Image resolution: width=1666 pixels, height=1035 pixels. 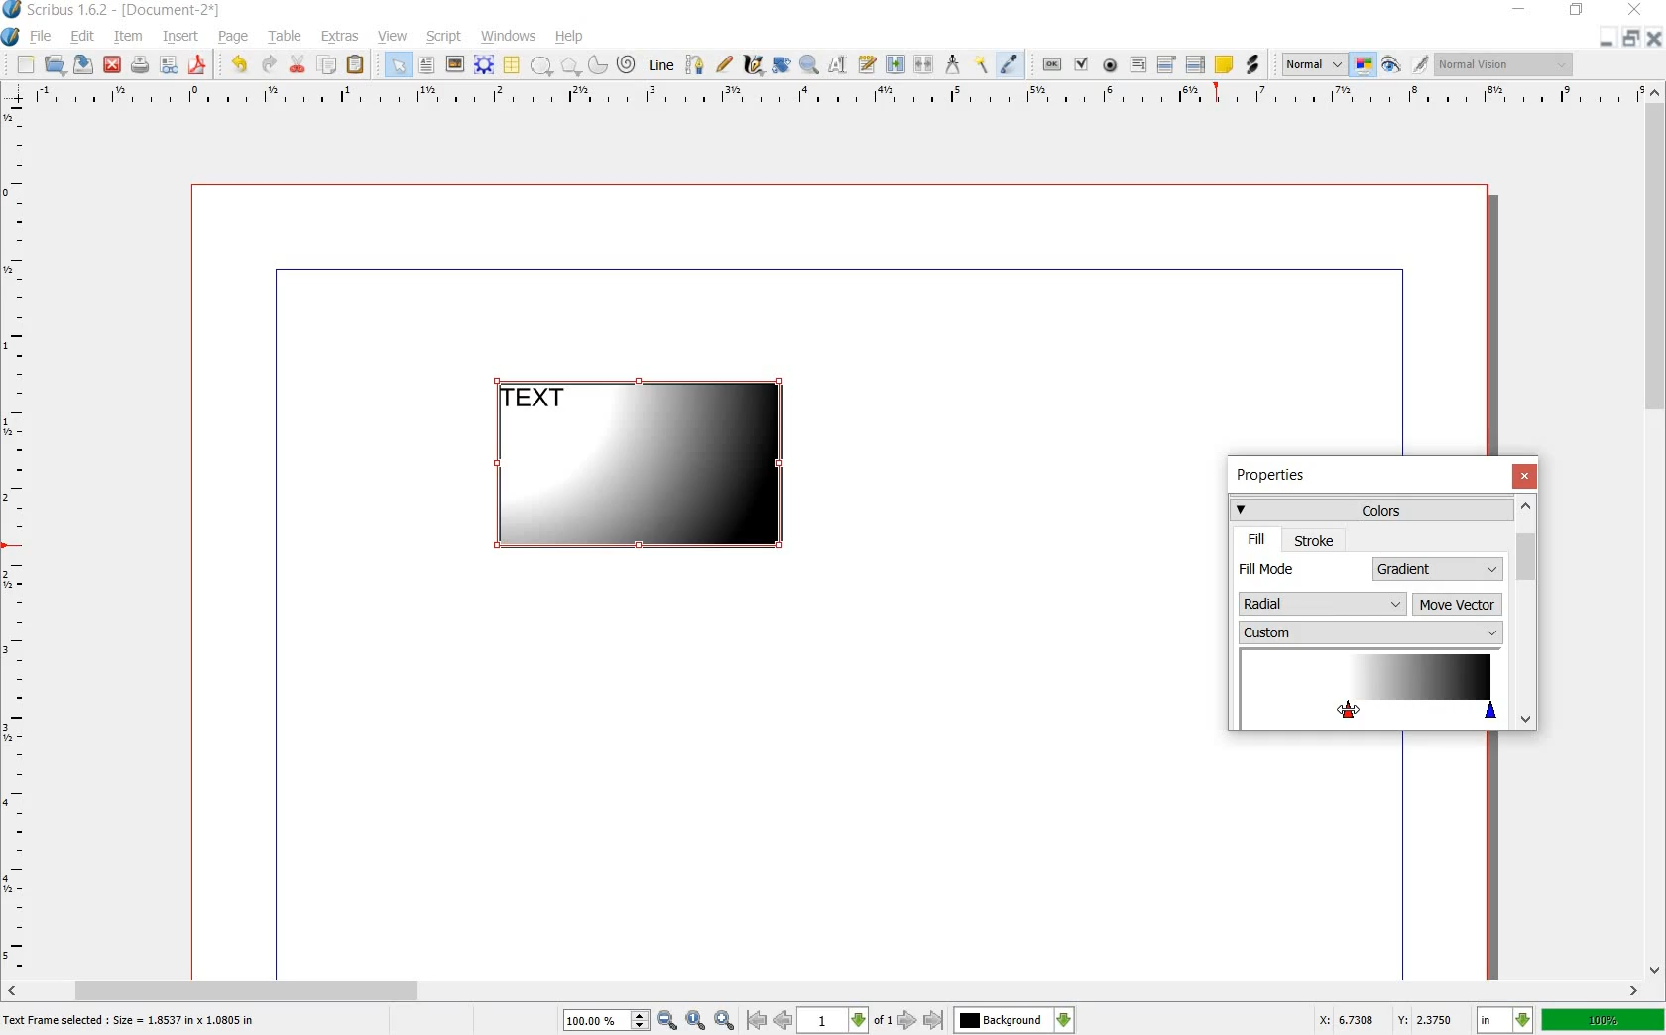 I want to click on 1, so click(x=831, y=1021).